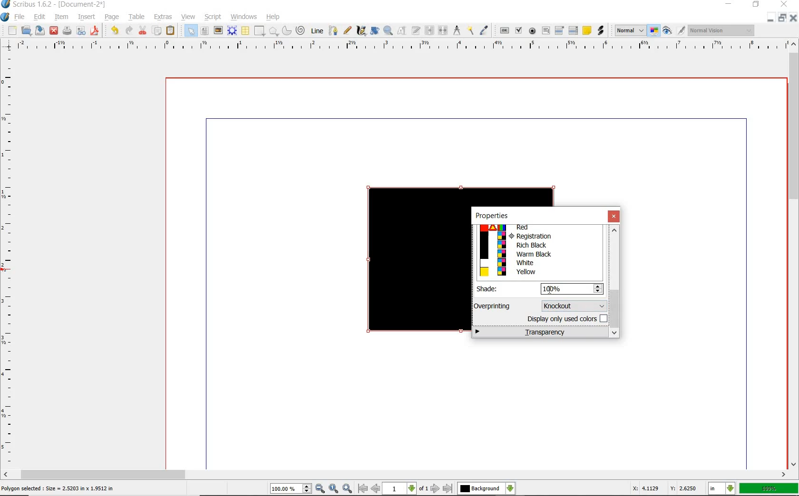 The image size is (799, 496). Describe the element at coordinates (573, 305) in the screenshot. I see `knockout` at that location.